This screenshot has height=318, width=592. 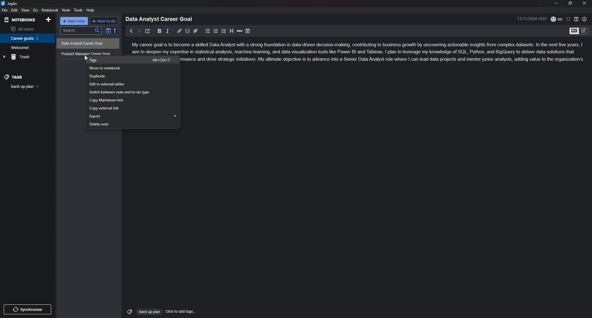 What do you see at coordinates (26, 38) in the screenshot?
I see `Career goals 2` at bounding box center [26, 38].